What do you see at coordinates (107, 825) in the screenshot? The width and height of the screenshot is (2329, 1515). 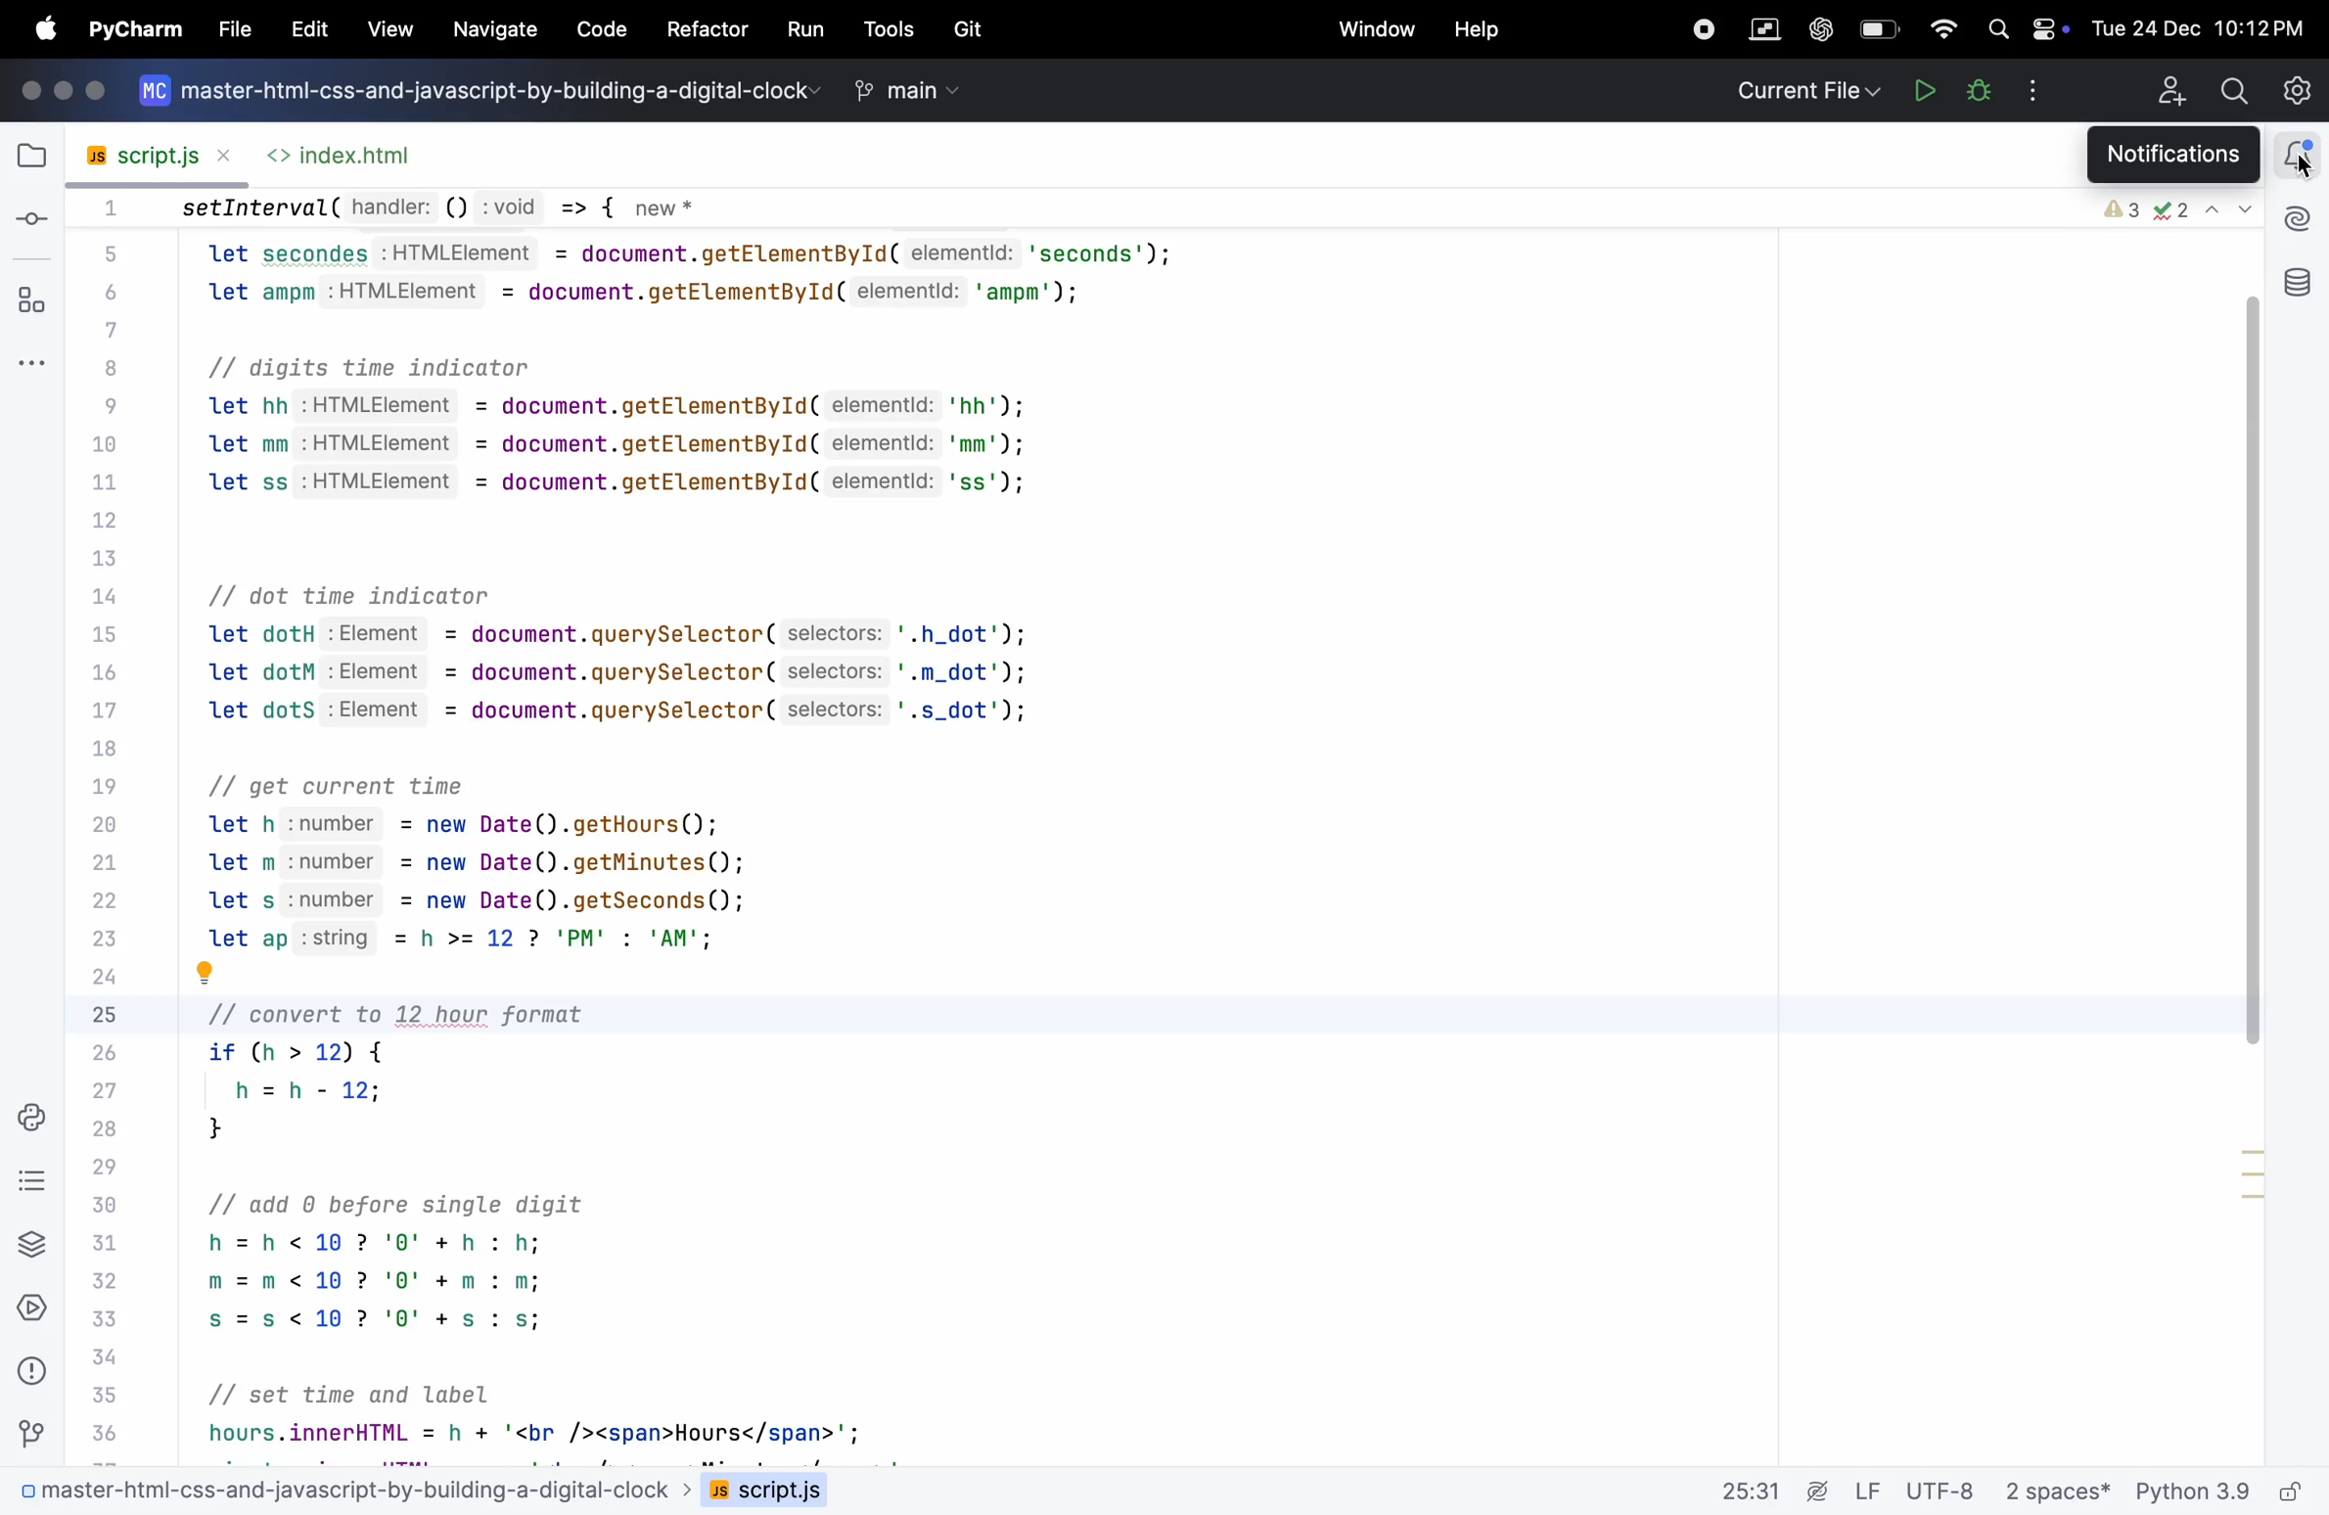 I see `Code line` at bounding box center [107, 825].